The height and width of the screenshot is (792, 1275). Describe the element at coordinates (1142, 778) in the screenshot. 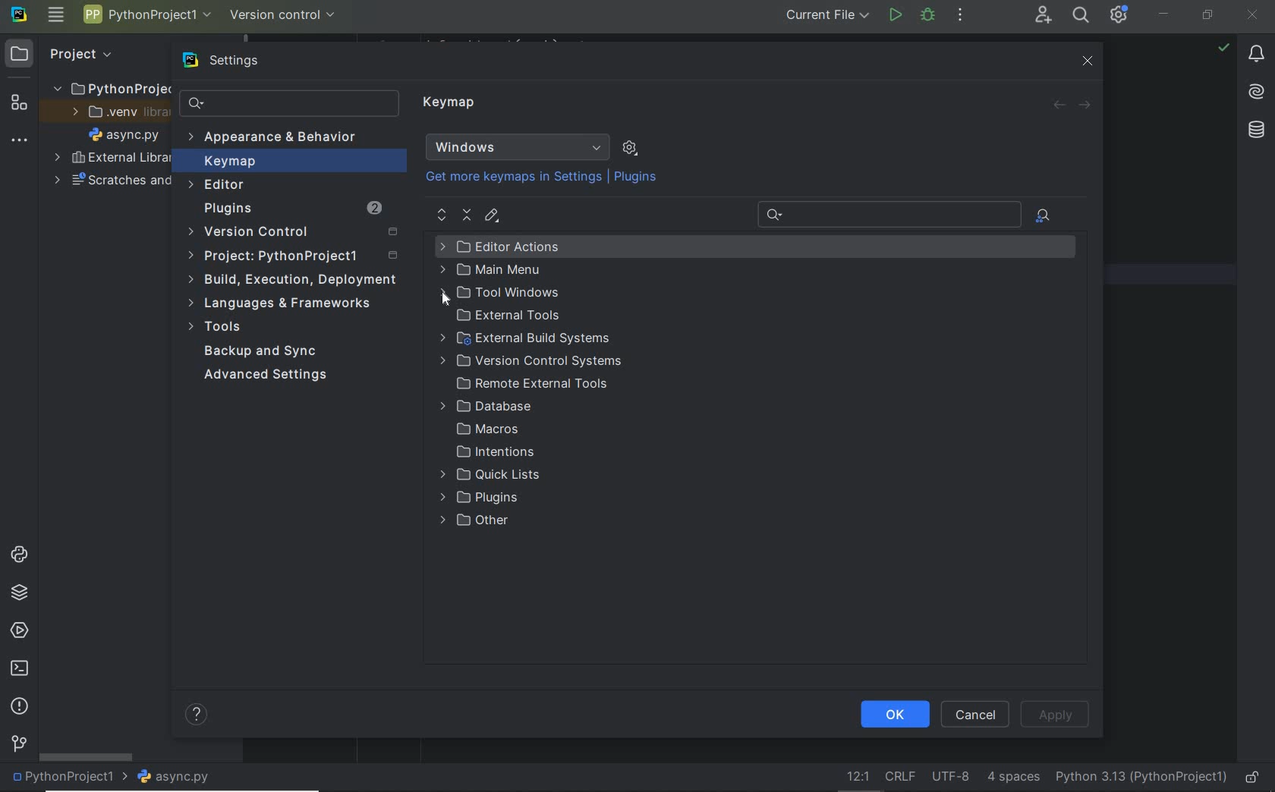

I see `current interpreter` at that location.